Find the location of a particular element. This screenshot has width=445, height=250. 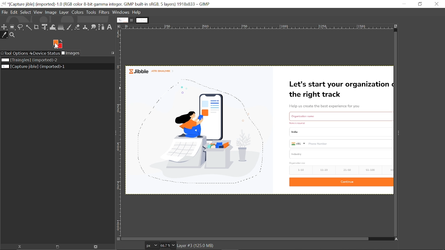

Foreground tool is located at coordinates (58, 44).